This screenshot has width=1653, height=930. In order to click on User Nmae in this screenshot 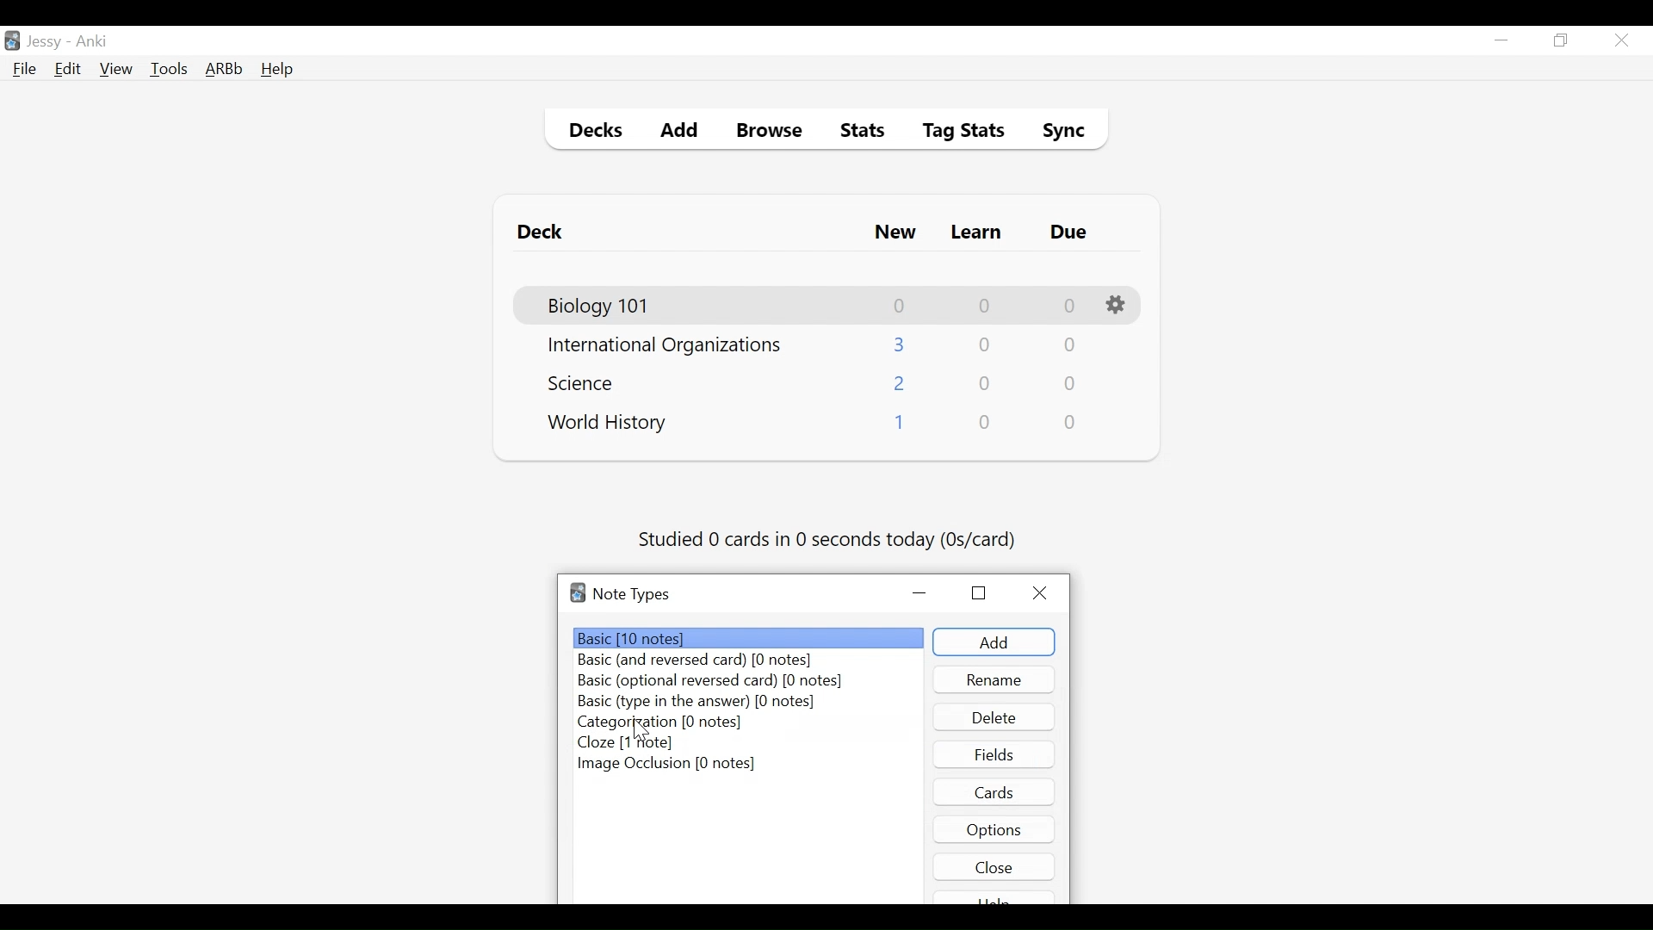, I will do `click(47, 42)`.